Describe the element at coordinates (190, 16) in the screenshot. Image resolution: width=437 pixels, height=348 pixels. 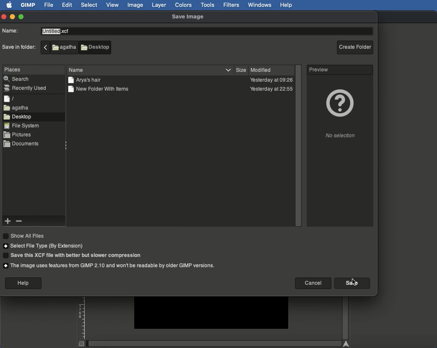
I see `Save image` at that location.